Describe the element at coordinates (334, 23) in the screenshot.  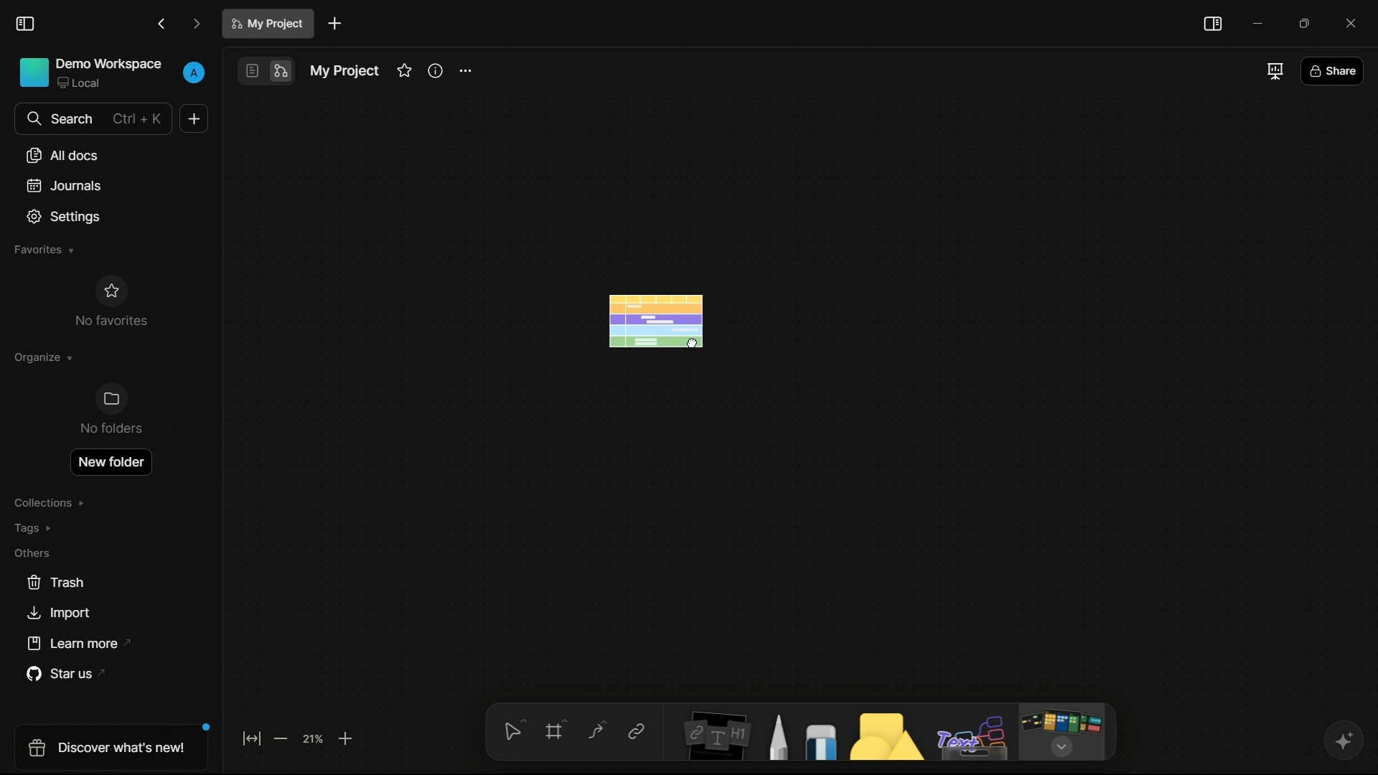
I see `add document` at that location.